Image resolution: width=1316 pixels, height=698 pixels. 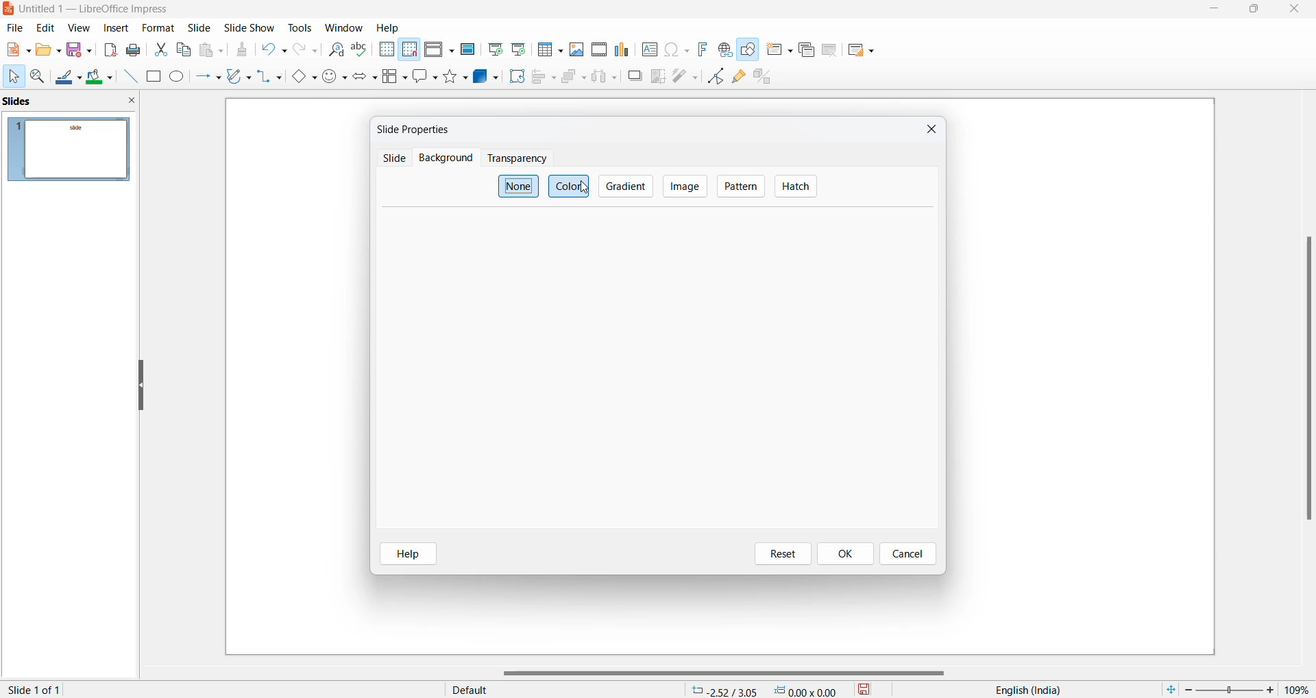 I want to click on maximize, so click(x=1255, y=11).